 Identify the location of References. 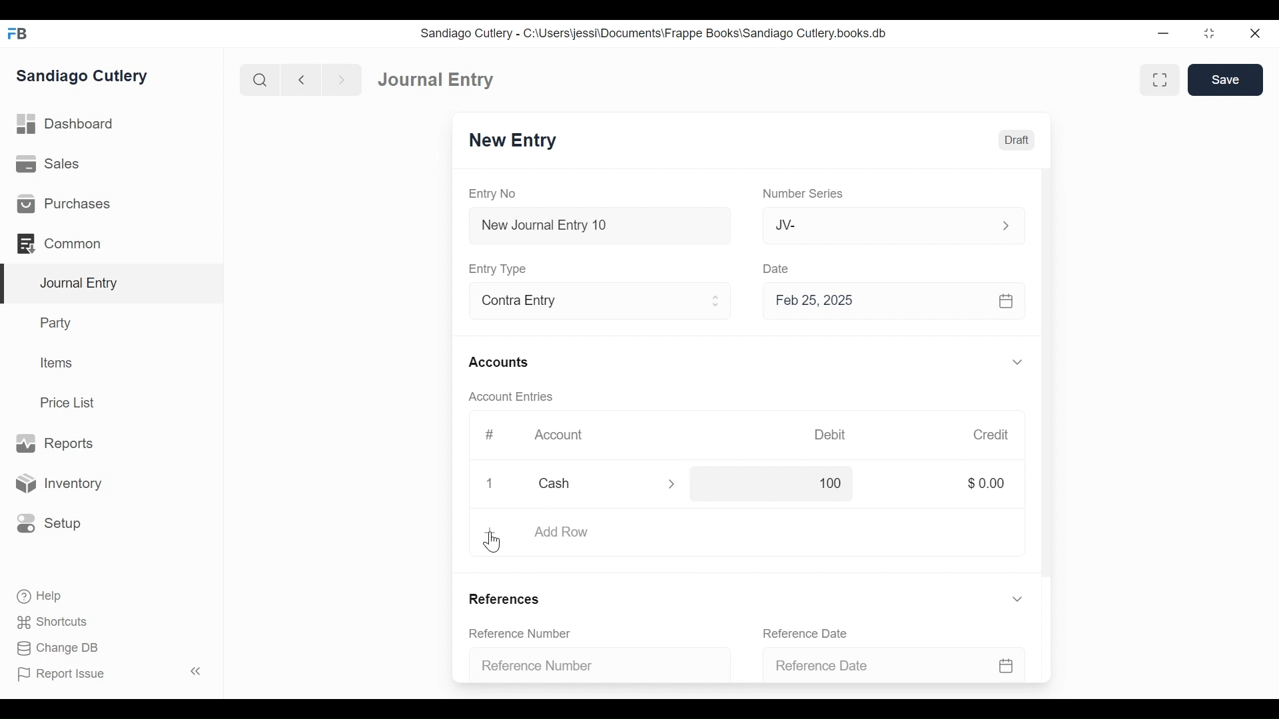
(505, 599).